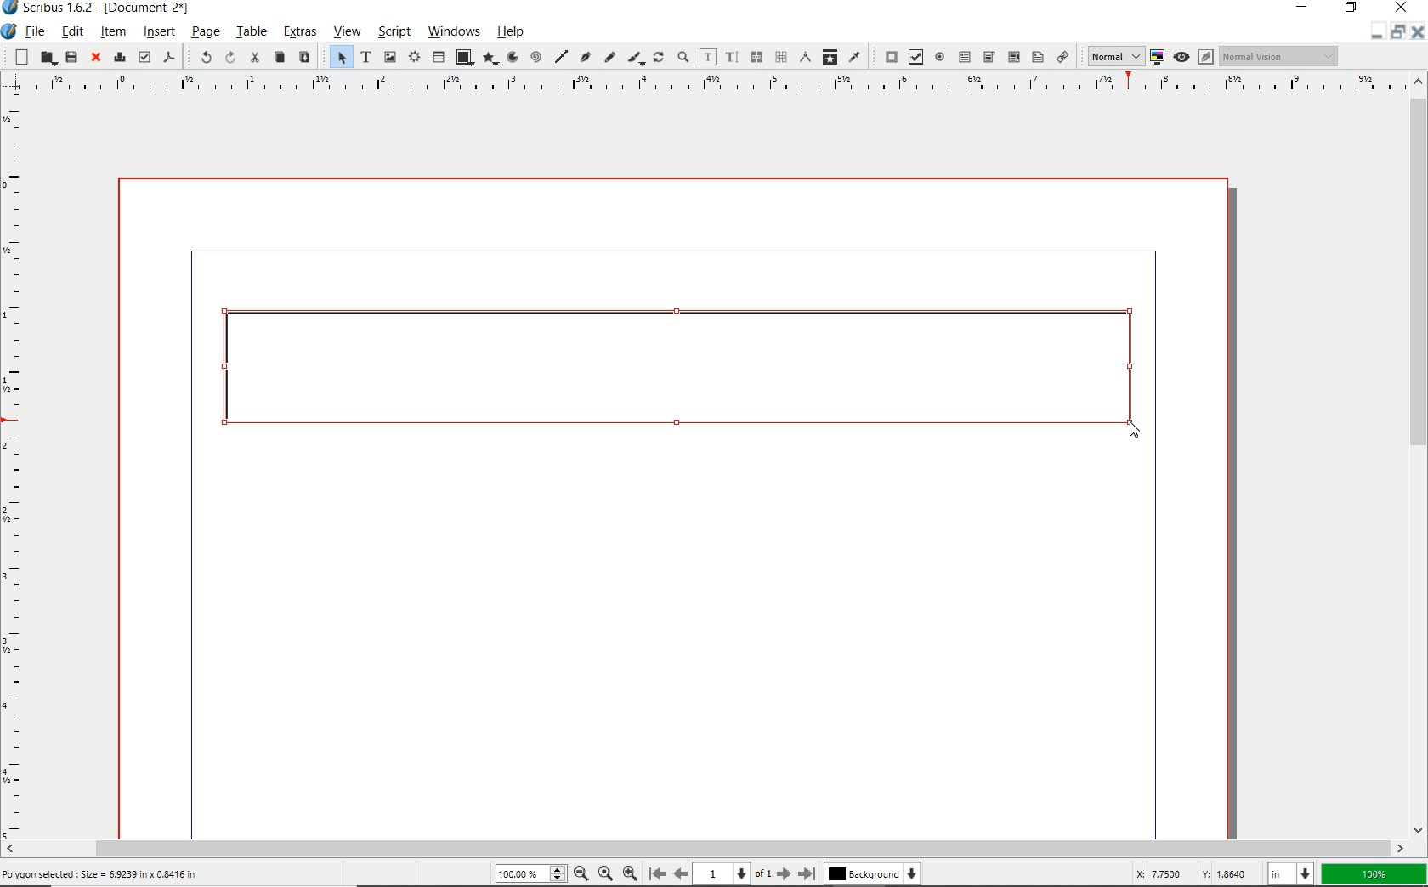 This screenshot has height=887, width=1428. Describe the element at coordinates (562, 56) in the screenshot. I see `line` at that location.